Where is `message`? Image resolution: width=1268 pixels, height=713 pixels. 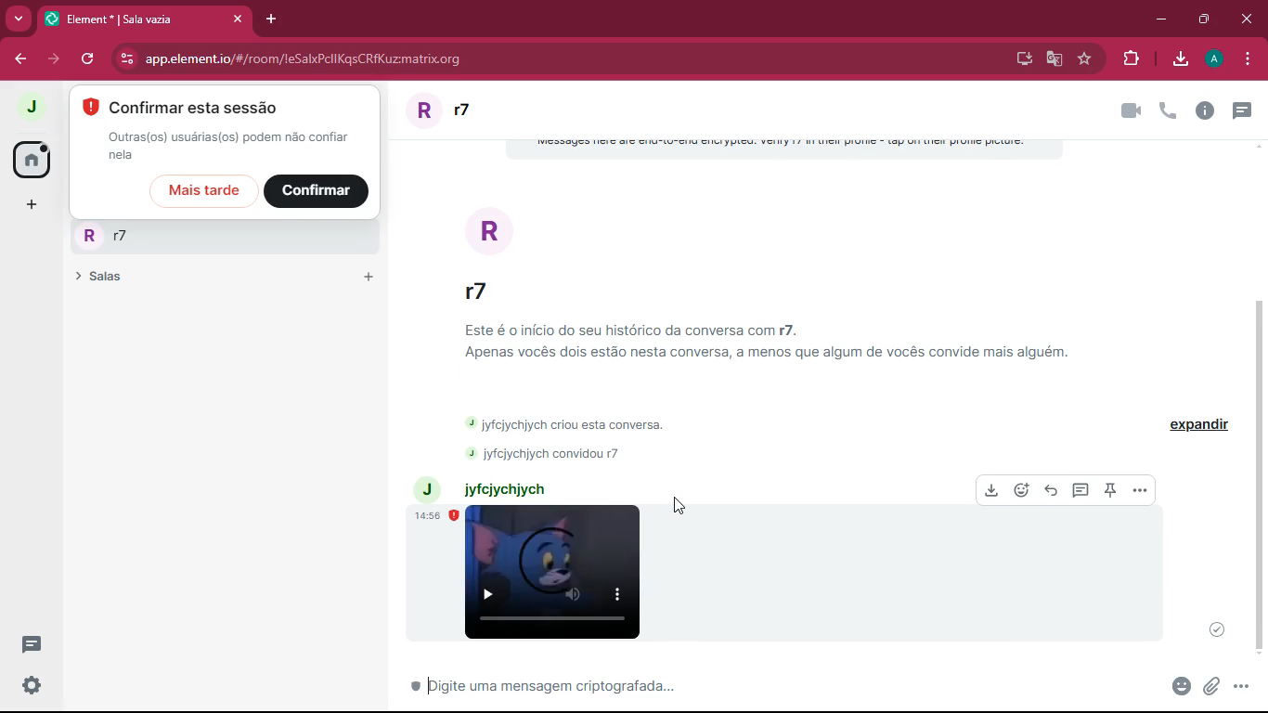 message is located at coordinates (1081, 490).